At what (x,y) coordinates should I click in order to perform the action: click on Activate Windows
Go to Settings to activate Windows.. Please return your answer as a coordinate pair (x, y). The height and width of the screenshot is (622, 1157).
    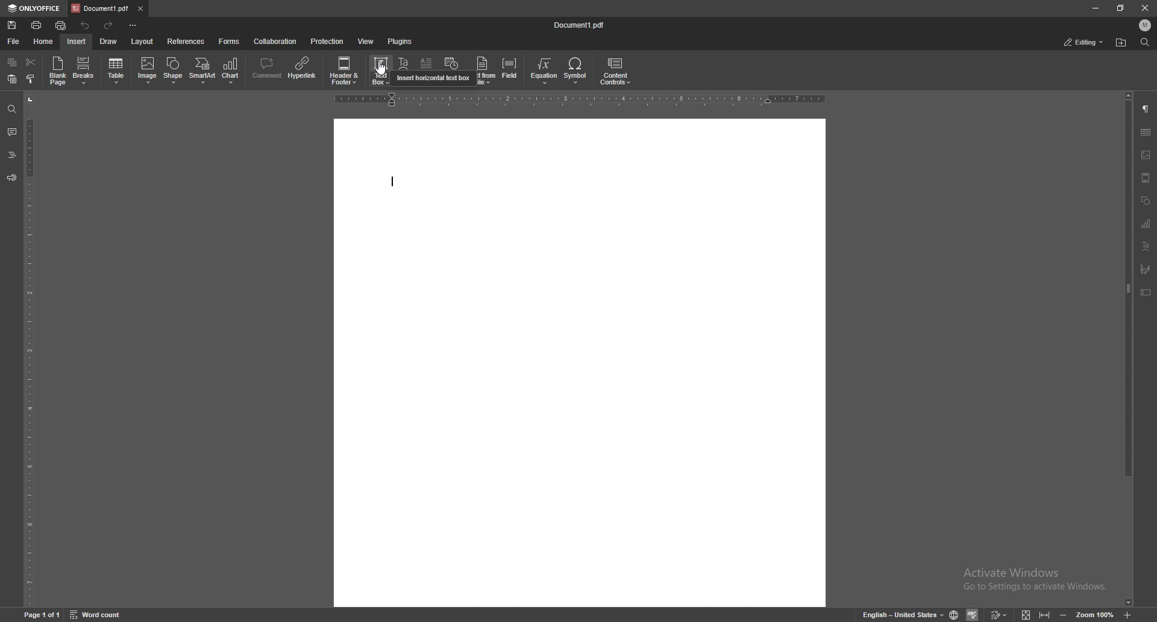
    Looking at the image, I should click on (1038, 580).